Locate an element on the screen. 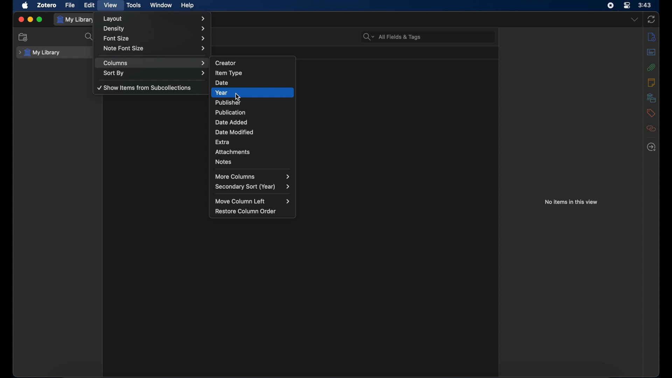 The image size is (672, 378). zotero is located at coordinates (47, 5).